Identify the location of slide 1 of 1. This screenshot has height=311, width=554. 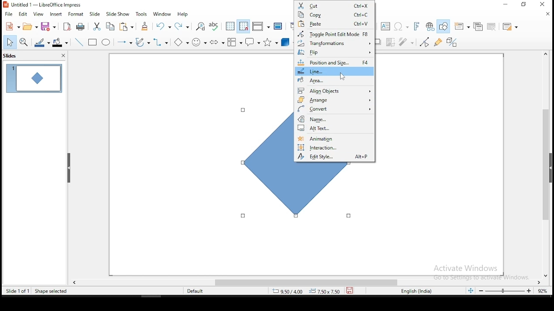
(18, 289).